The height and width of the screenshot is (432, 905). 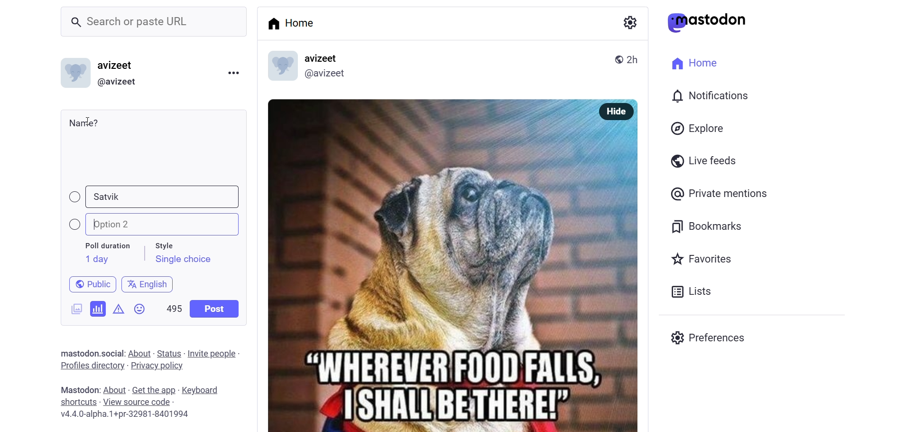 I want to click on 2h, so click(x=636, y=55).